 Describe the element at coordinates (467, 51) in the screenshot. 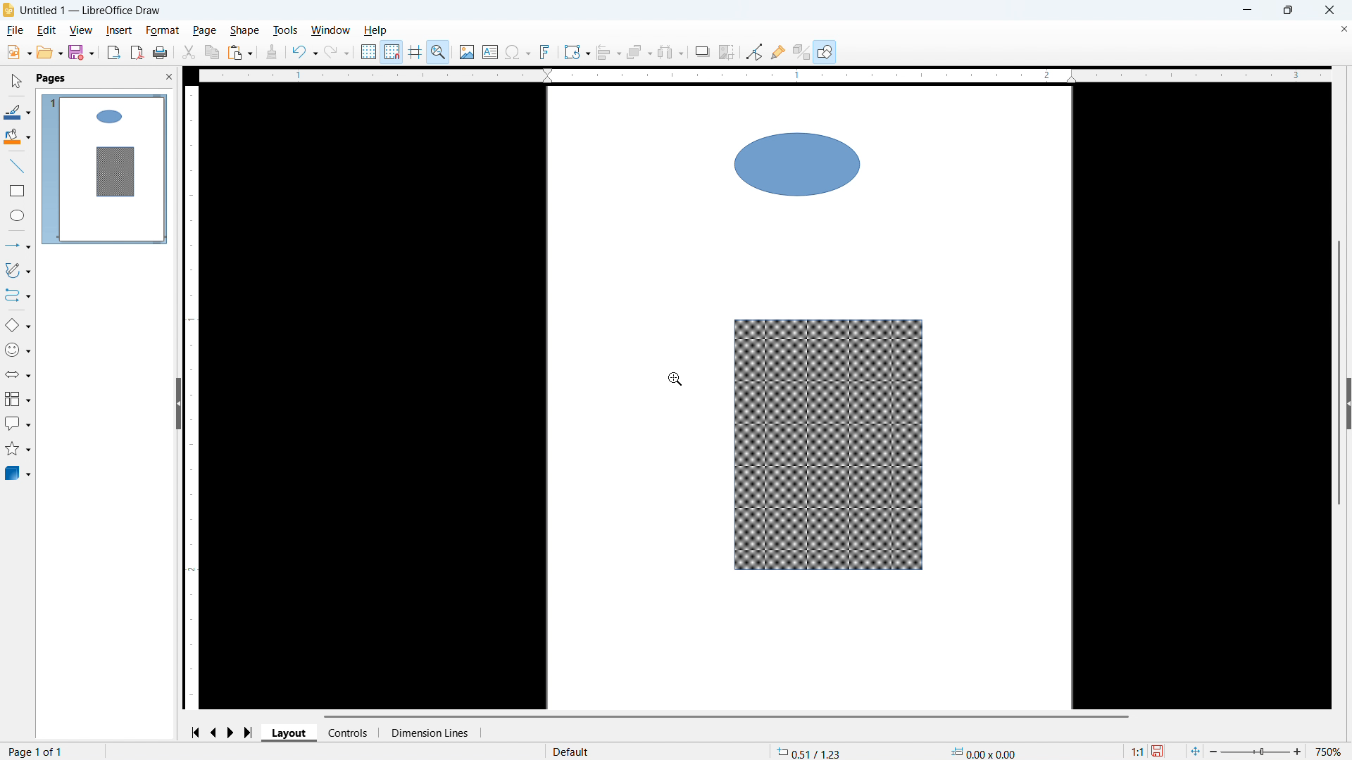

I see `Insert image ` at that location.